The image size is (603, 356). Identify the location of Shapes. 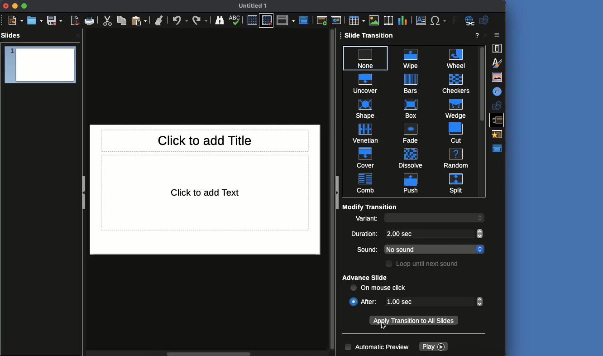
(497, 105).